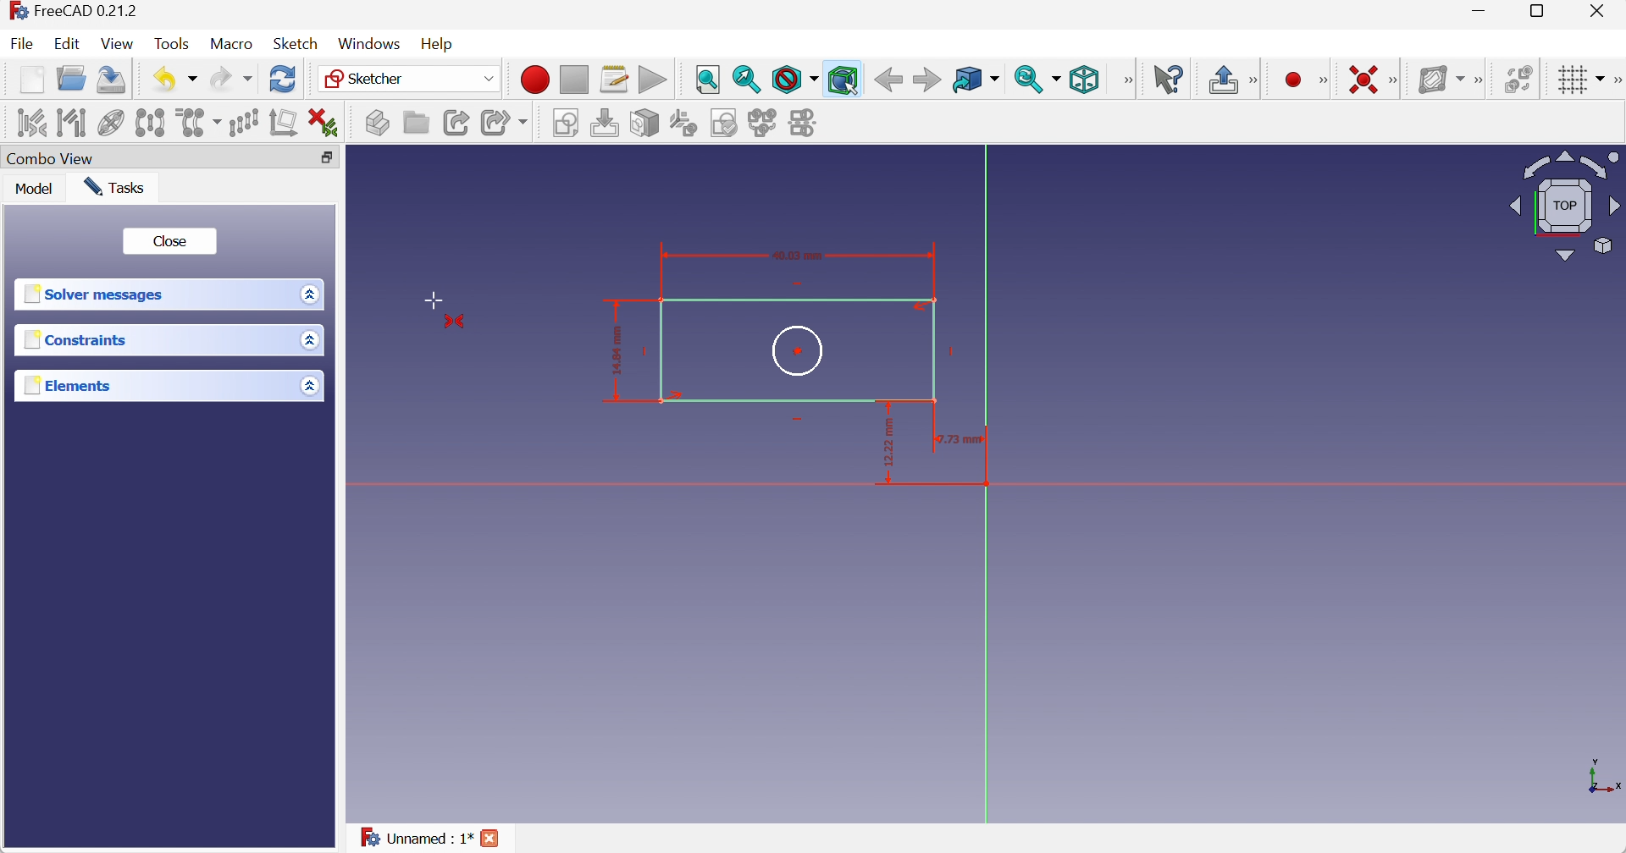  Describe the element at coordinates (607, 124) in the screenshot. I see `Edit sketch` at that location.